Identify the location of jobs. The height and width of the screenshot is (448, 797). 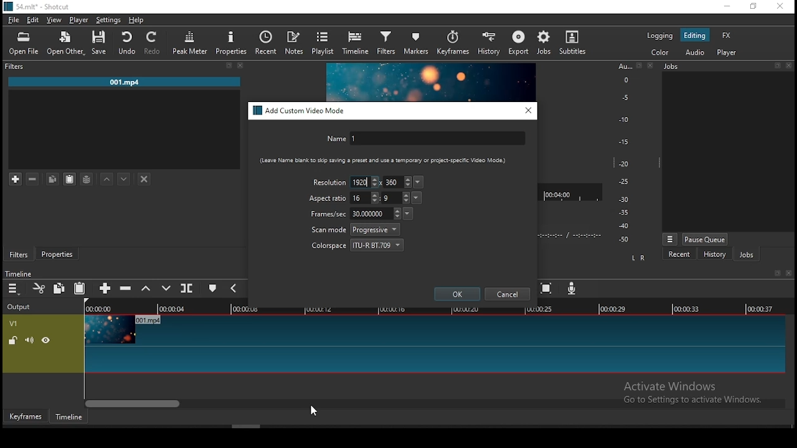
(545, 42).